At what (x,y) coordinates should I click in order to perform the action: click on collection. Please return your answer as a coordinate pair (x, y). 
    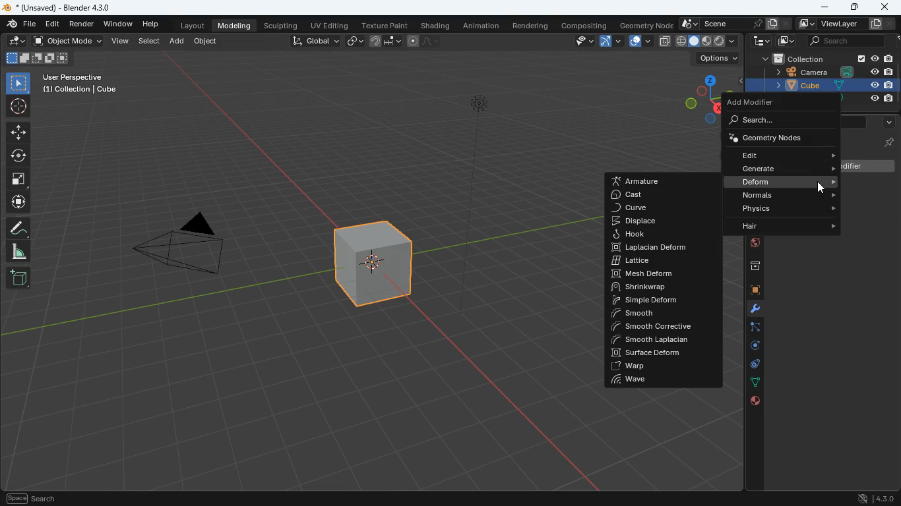
    Looking at the image, I should click on (826, 59).